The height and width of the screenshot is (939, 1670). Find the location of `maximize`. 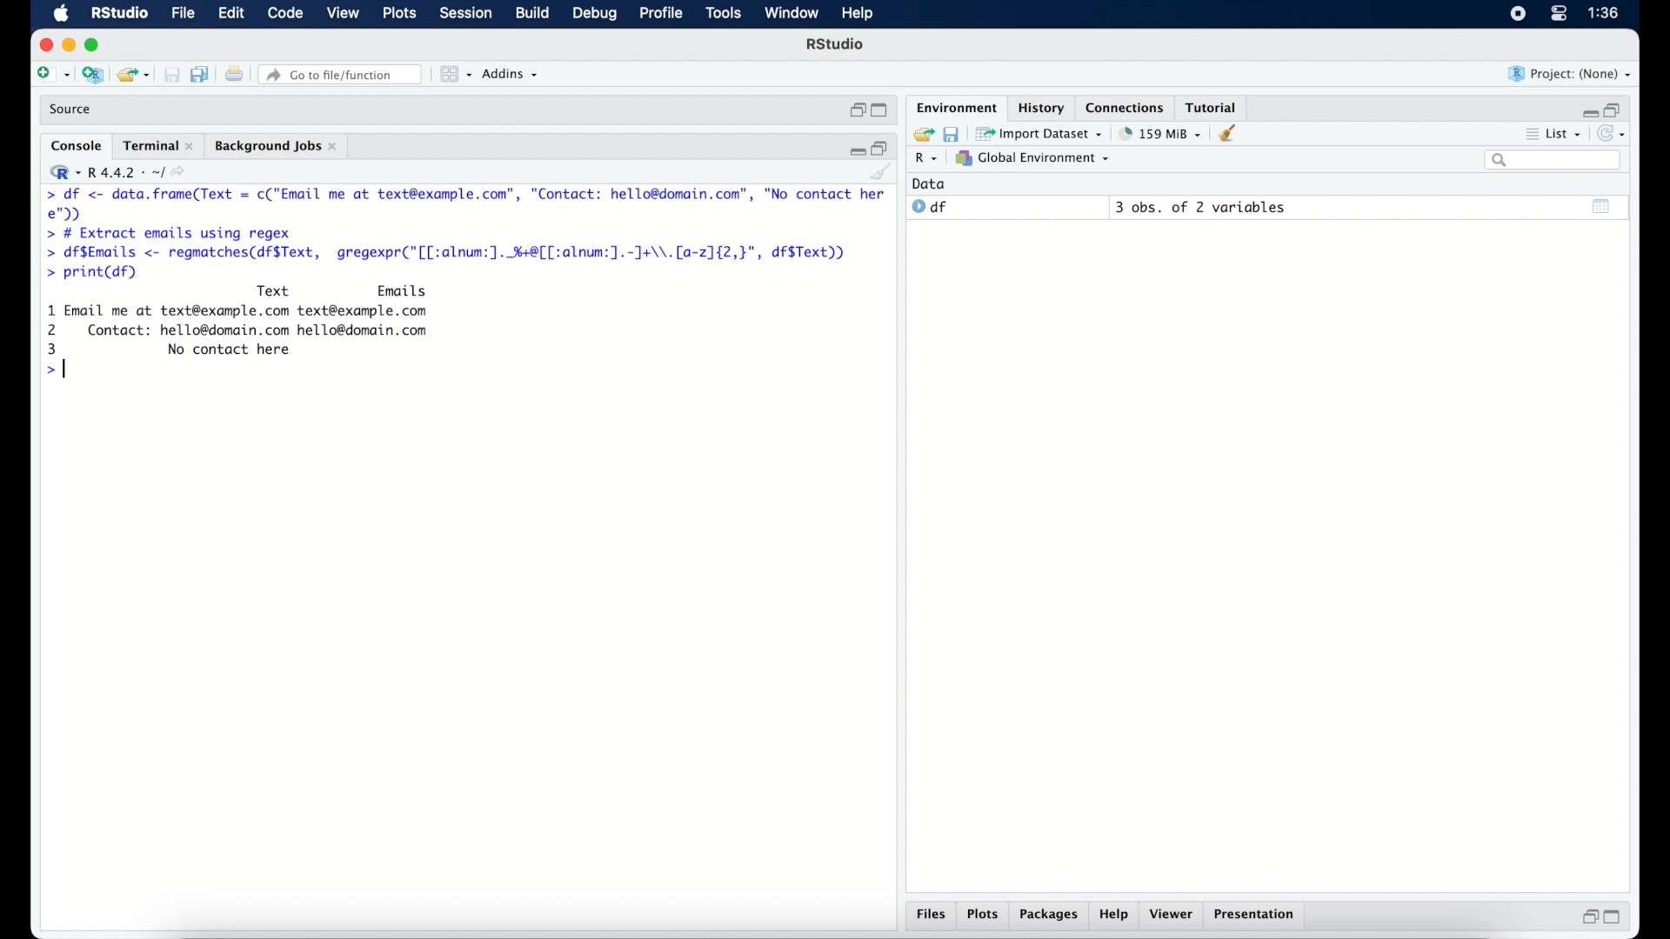

maximize is located at coordinates (1614, 918).